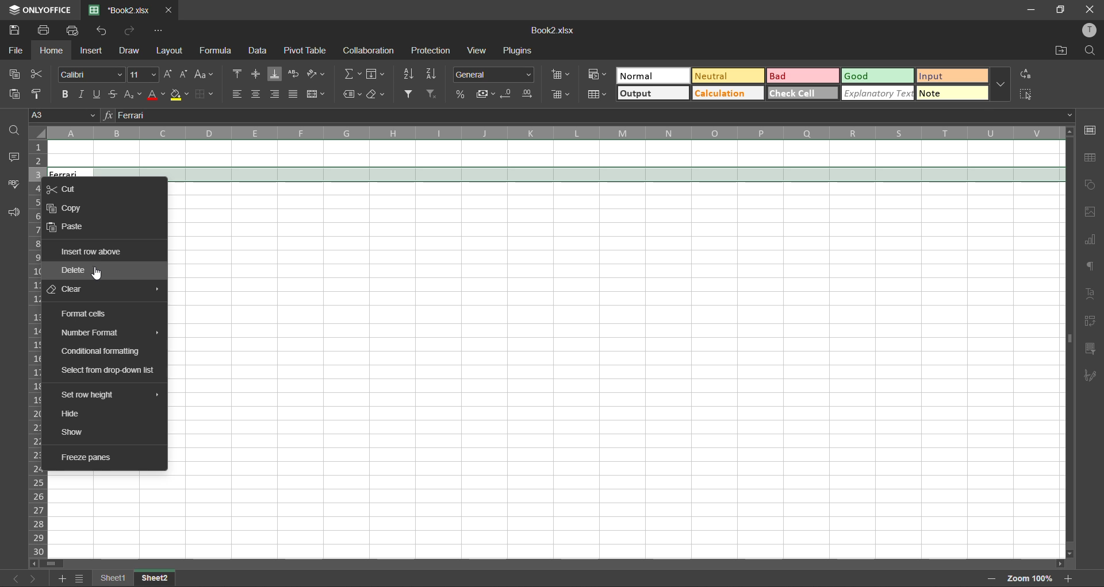 Image resolution: width=1104 pixels, height=587 pixels. What do you see at coordinates (43, 30) in the screenshot?
I see `print` at bounding box center [43, 30].